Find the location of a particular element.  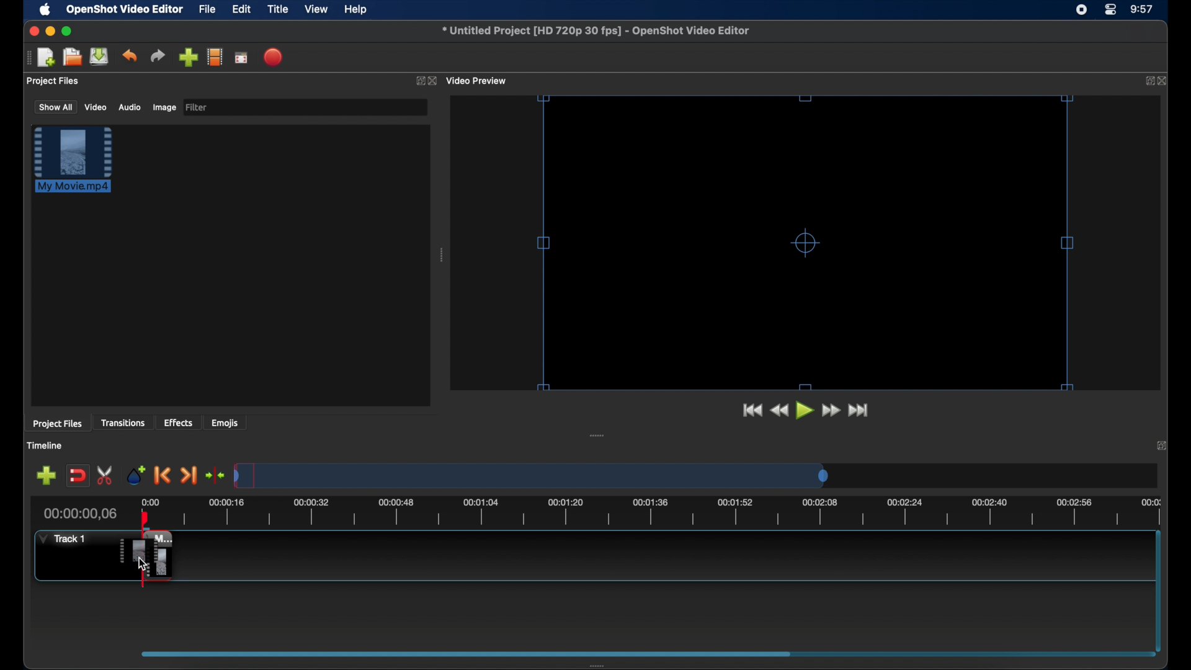

expand is located at coordinates (1164, 445).